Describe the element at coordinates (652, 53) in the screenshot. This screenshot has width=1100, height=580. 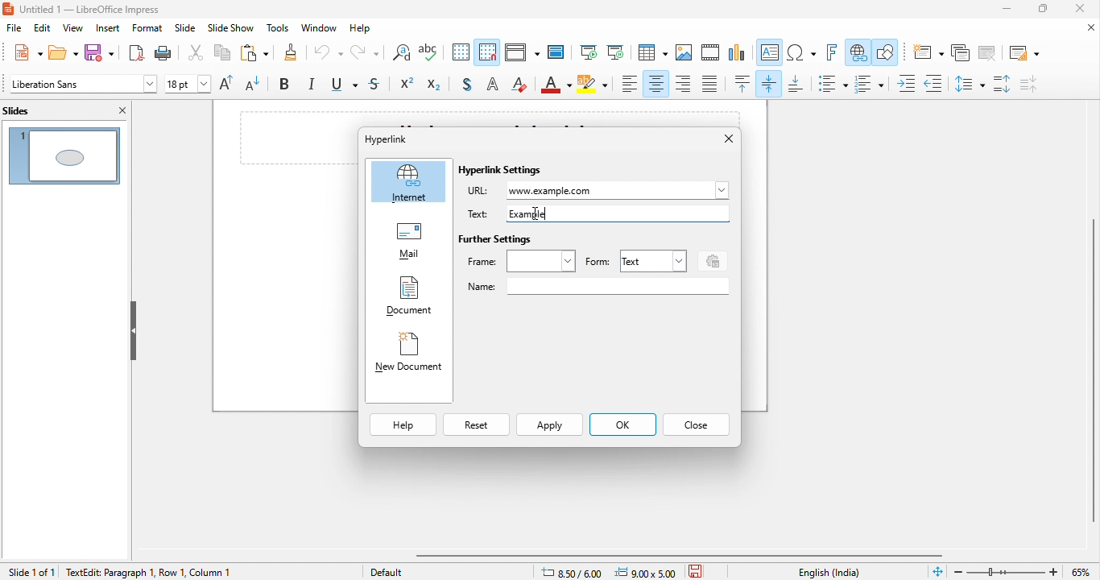
I see `table` at that location.